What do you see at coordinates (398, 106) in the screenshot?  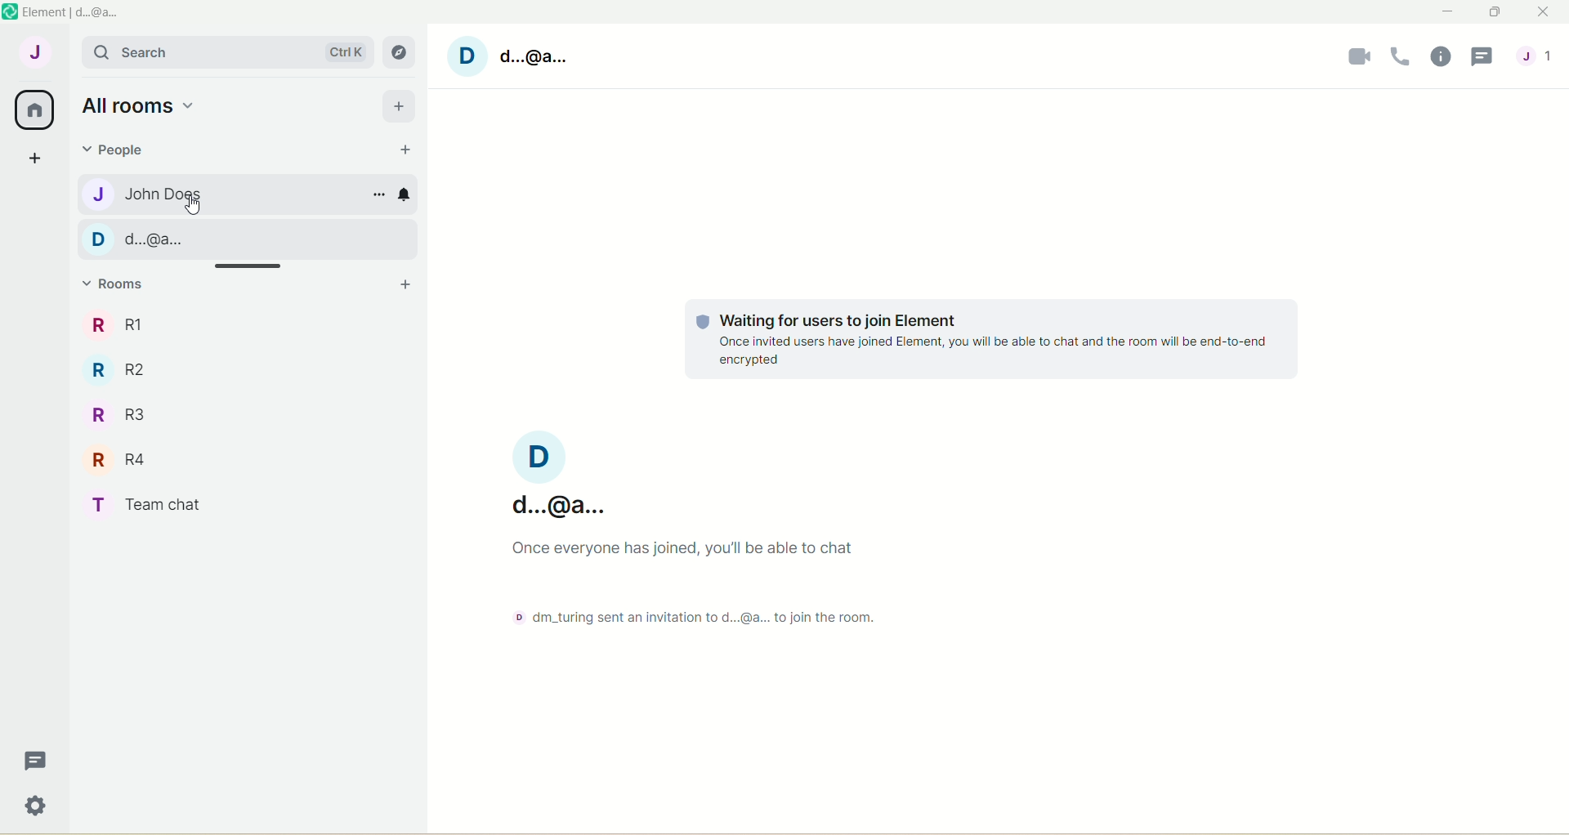 I see `add` at bounding box center [398, 106].